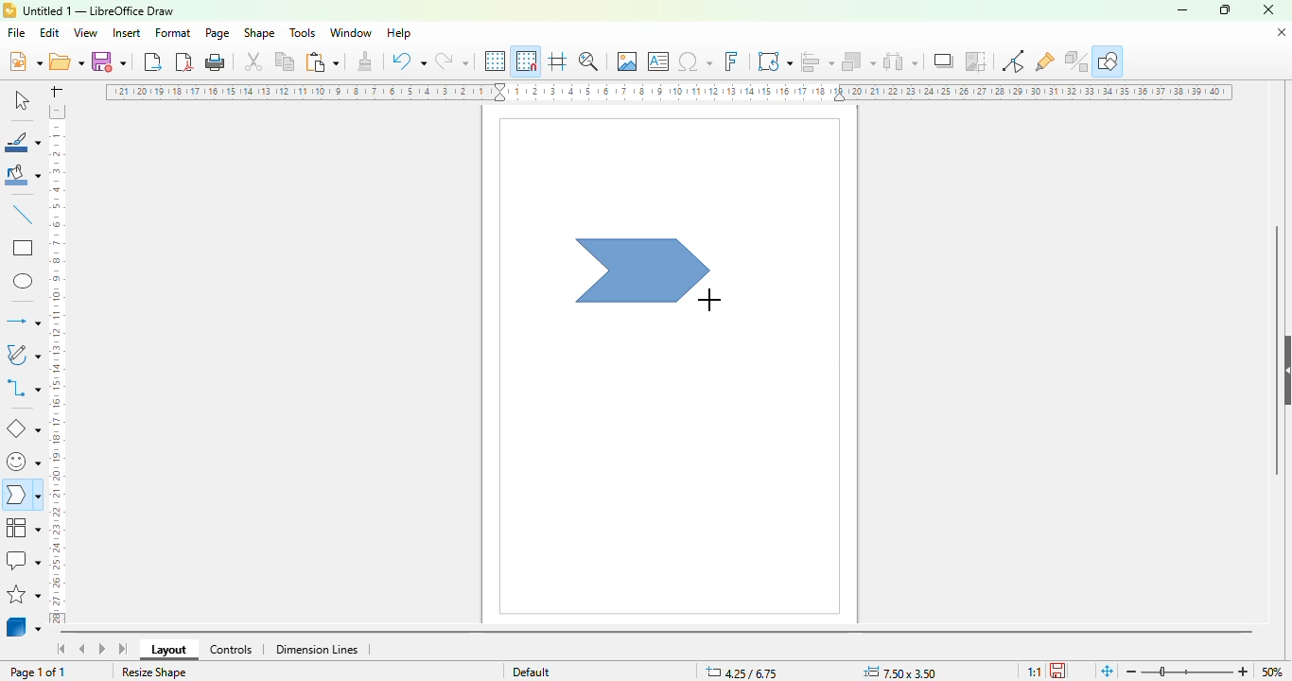  I want to click on chevron arrow, so click(643, 271).